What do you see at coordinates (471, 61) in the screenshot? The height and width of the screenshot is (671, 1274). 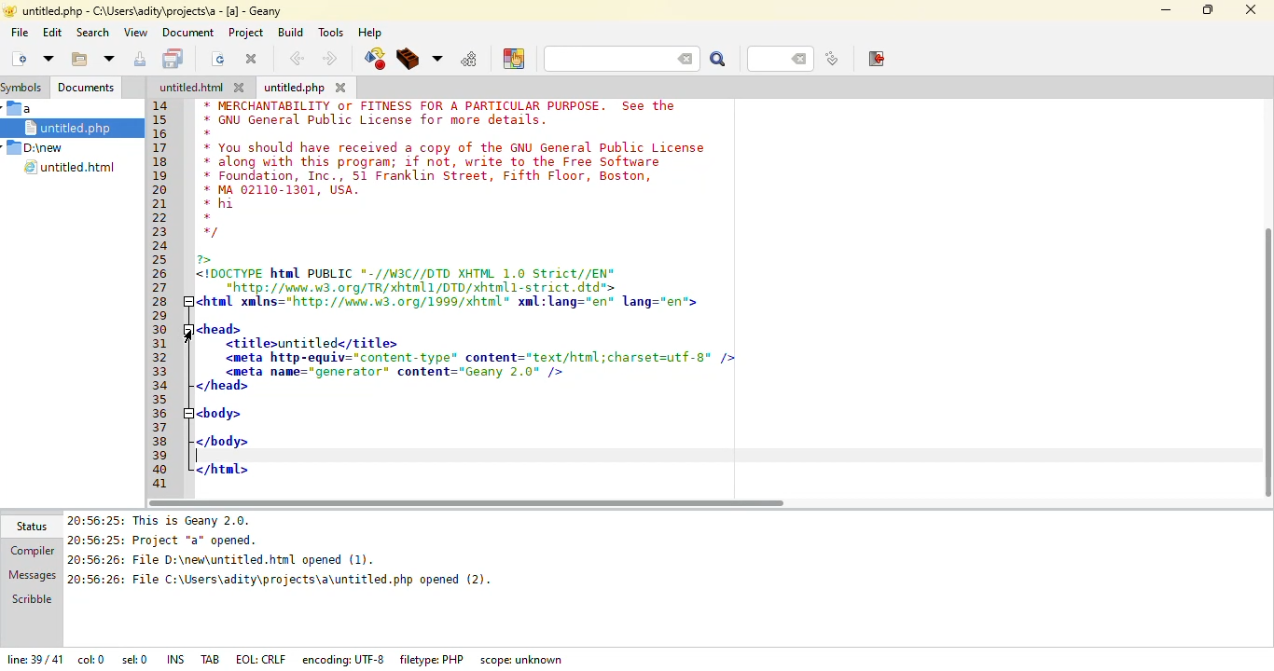 I see `run` at bounding box center [471, 61].